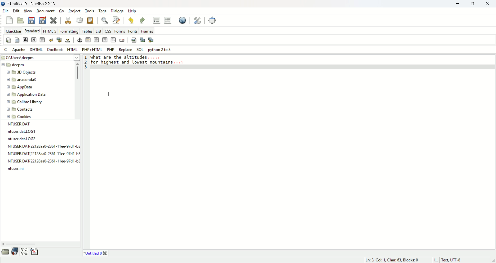 This screenshot has width=496, height=263. What do you see at coordinates (157, 20) in the screenshot?
I see `unindent` at bounding box center [157, 20].